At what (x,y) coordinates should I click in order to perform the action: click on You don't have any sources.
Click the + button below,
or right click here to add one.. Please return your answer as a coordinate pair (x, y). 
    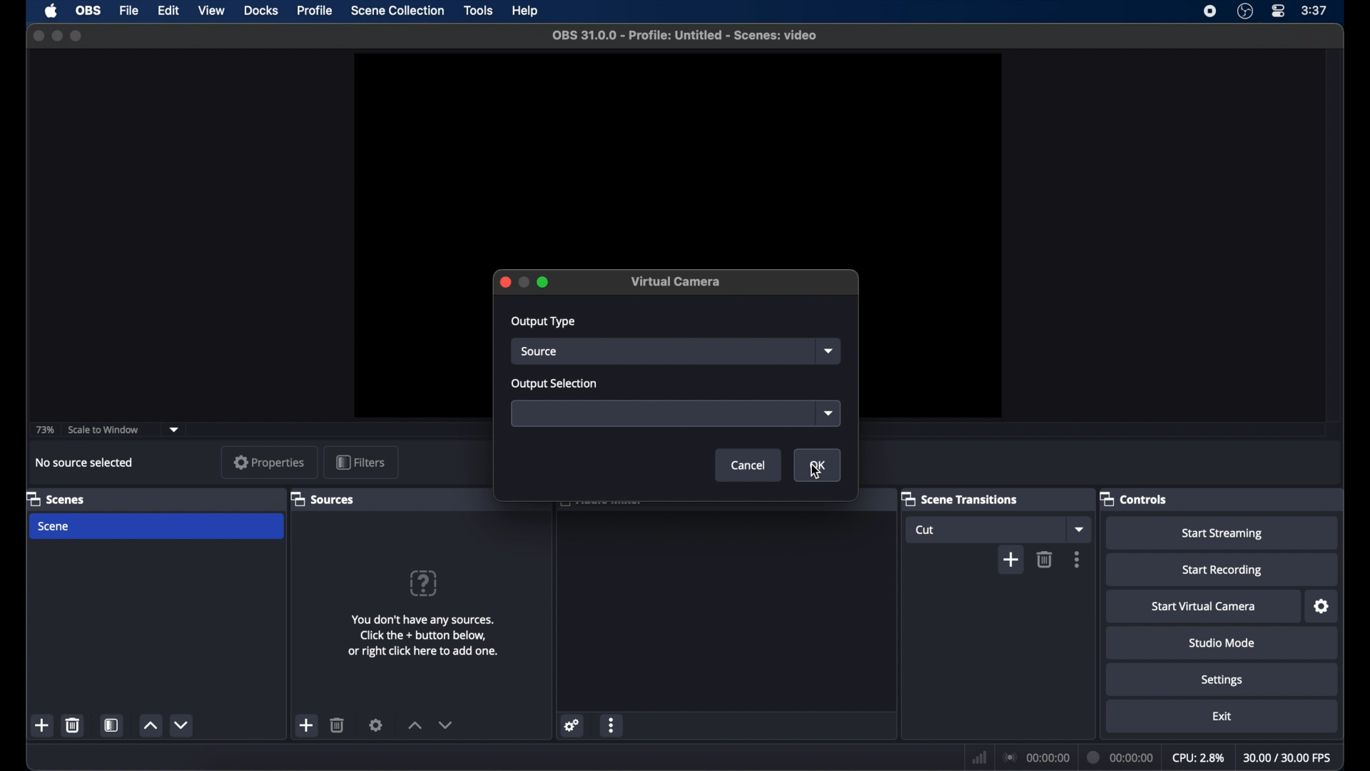
    Looking at the image, I should click on (427, 640).